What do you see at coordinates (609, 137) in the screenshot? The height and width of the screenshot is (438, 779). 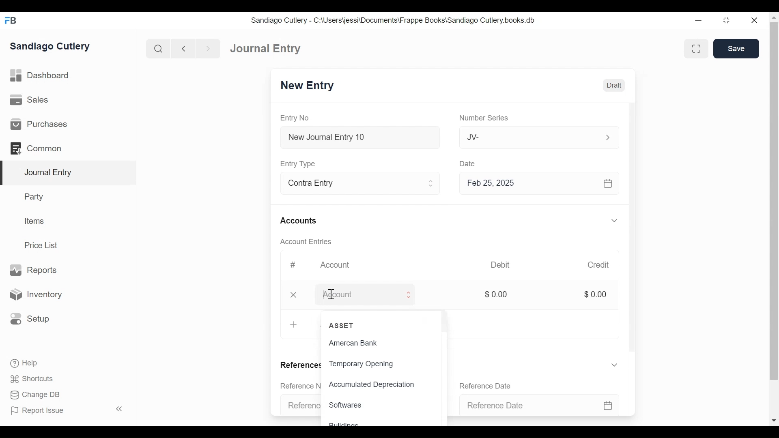 I see `Expand` at bounding box center [609, 137].